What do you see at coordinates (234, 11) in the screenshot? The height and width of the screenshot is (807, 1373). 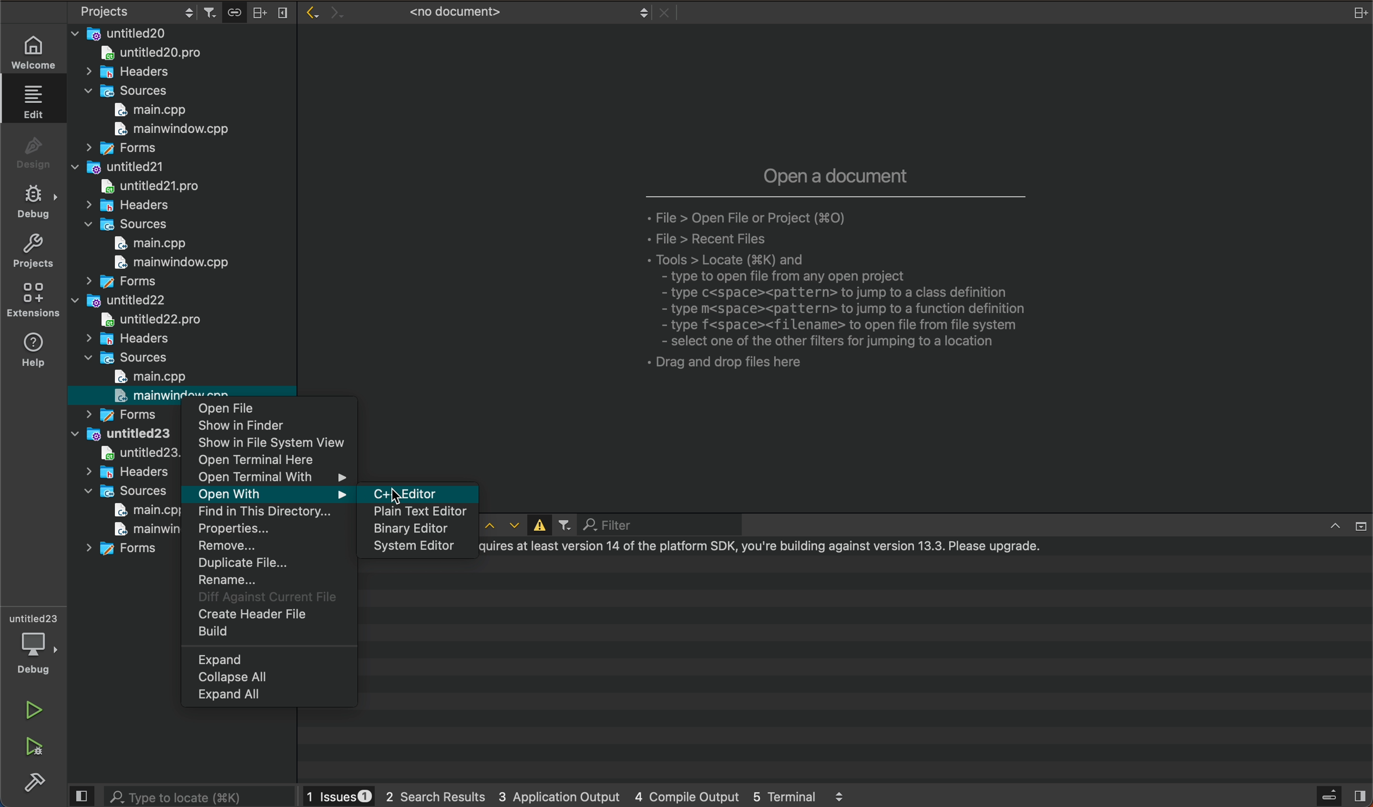 I see `link` at bounding box center [234, 11].